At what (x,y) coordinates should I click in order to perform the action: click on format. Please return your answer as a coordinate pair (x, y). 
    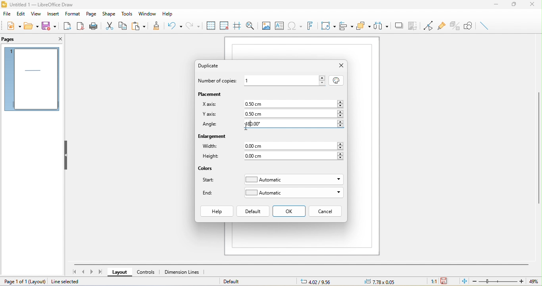
    Looking at the image, I should click on (73, 13).